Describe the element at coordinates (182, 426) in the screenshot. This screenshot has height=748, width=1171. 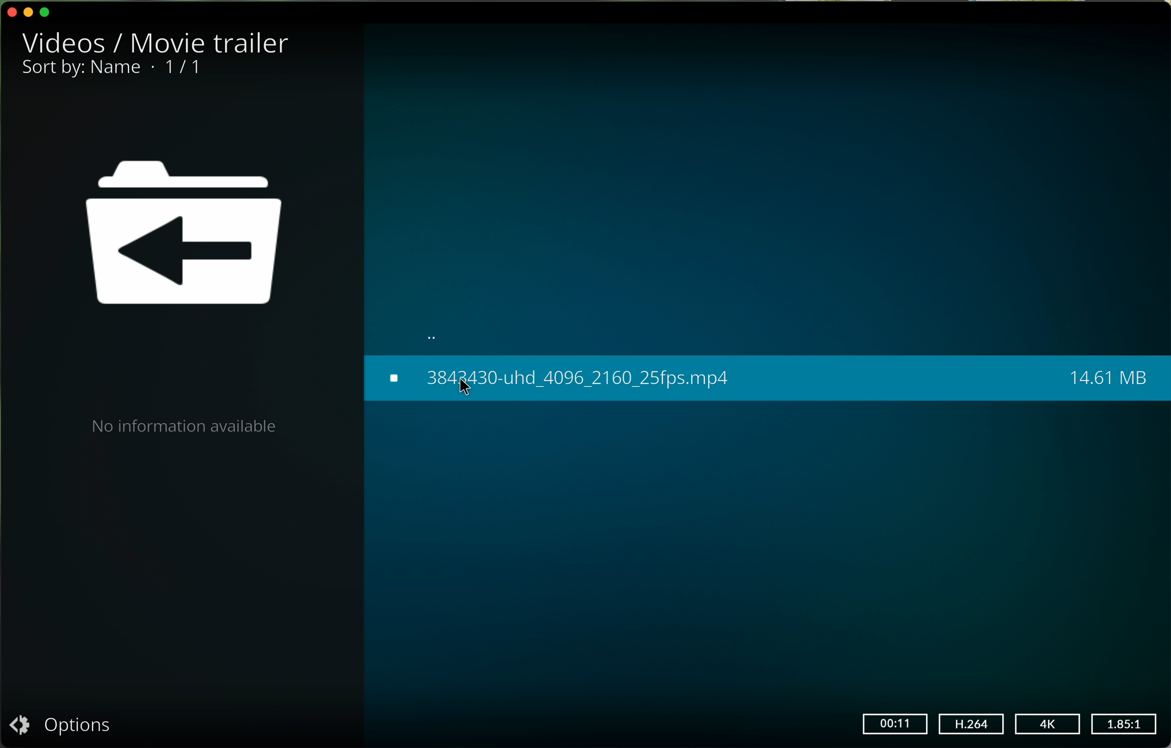
I see `no information available` at that location.